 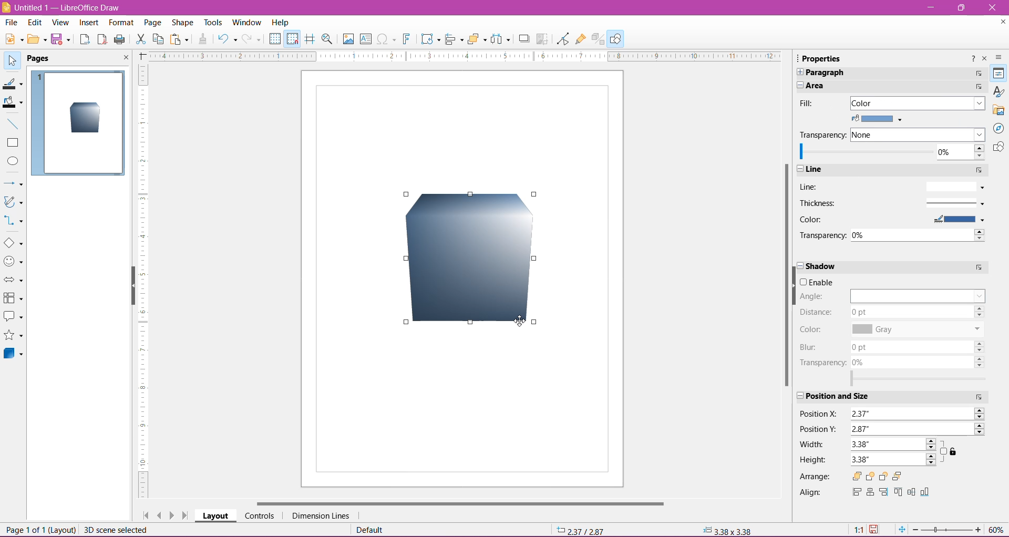 I want to click on Back One, so click(x=882, y=477).